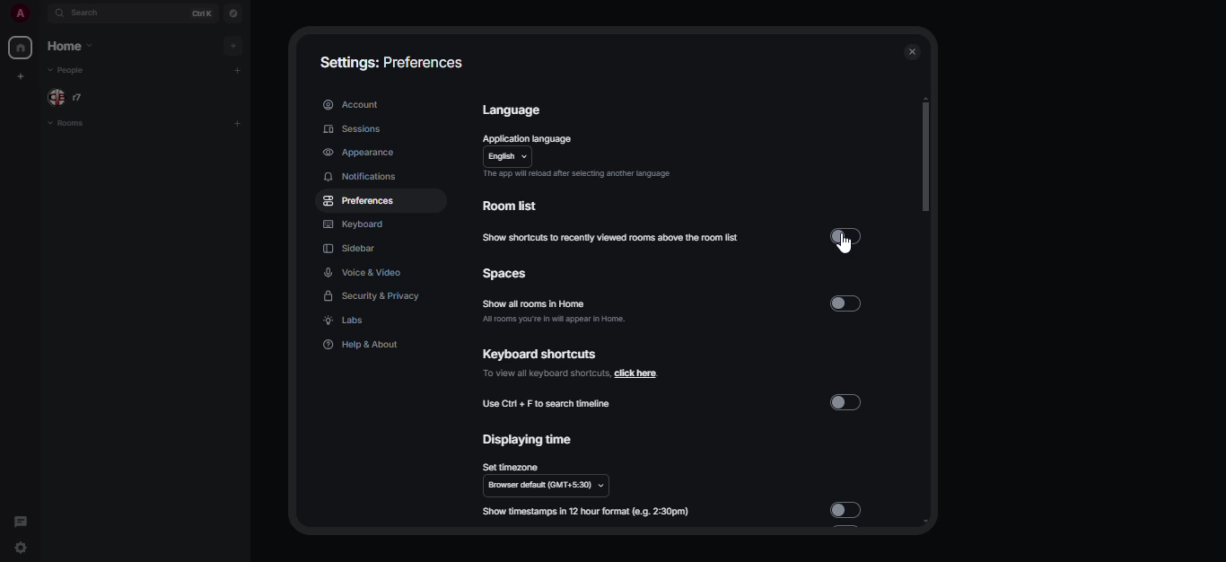 The width and height of the screenshot is (1226, 562). Describe the element at coordinates (75, 46) in the screenshot. I see `home` at that location.